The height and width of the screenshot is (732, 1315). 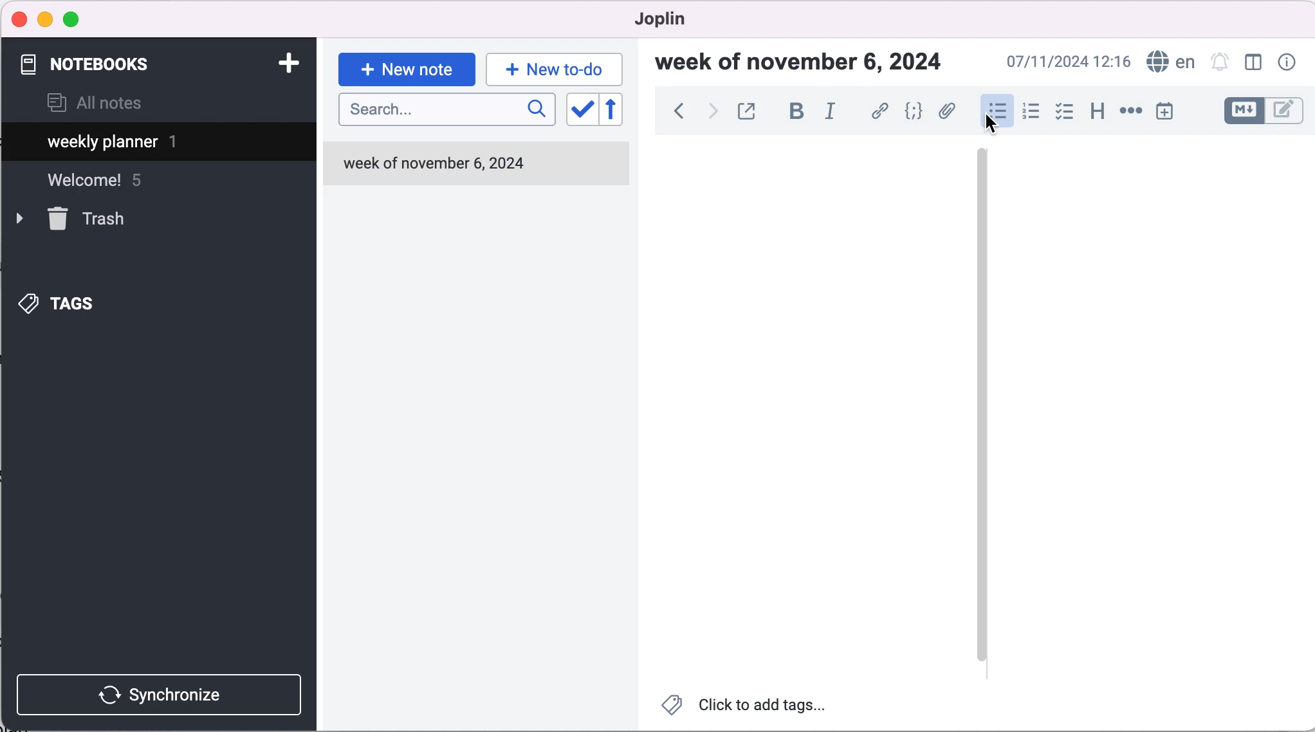 What do you see at coordinates (162, 694) in the screenshot?
I see `synchronize` at bounding box center [162, 694].